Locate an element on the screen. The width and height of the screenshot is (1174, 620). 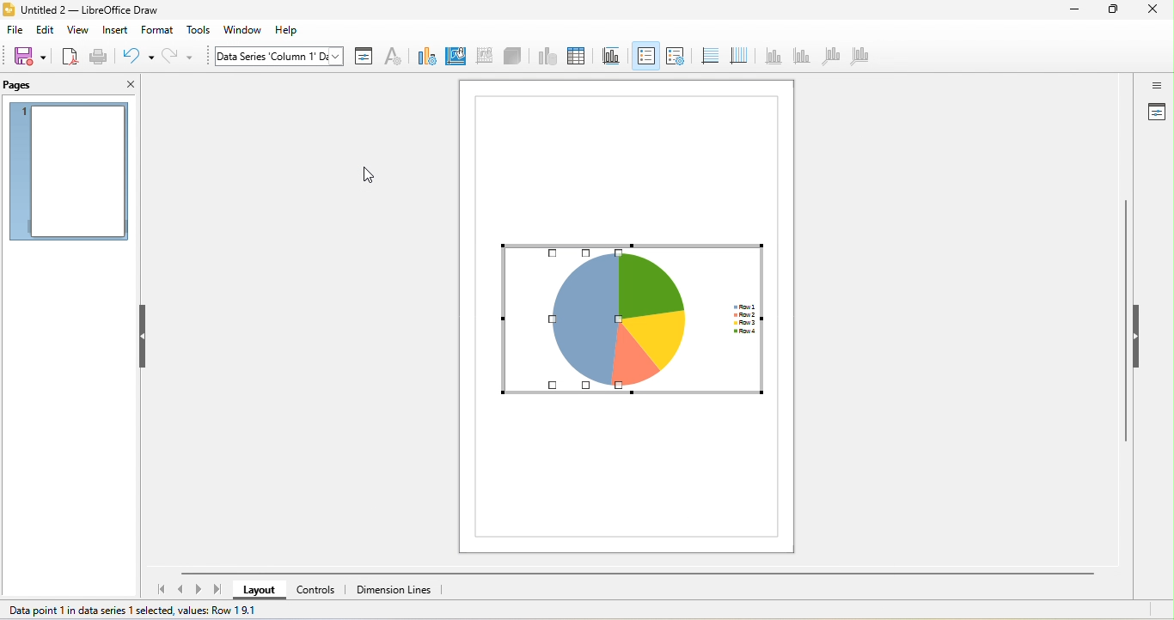
controls is located at coordinates (319, 589).